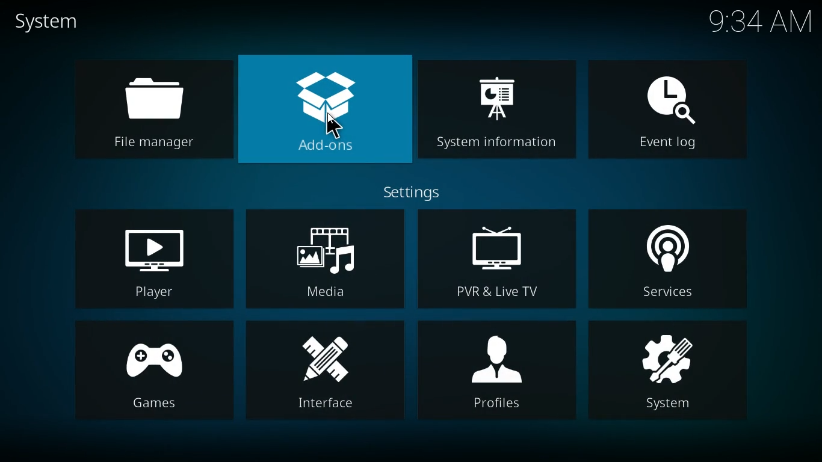  I want to click on system, so click(669, 371).